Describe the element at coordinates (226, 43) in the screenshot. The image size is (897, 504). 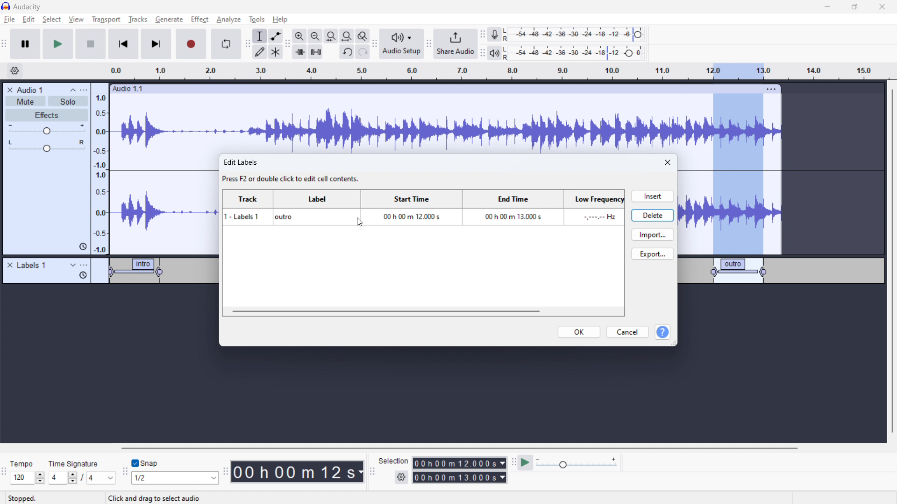
I see `enable loop` at that location.